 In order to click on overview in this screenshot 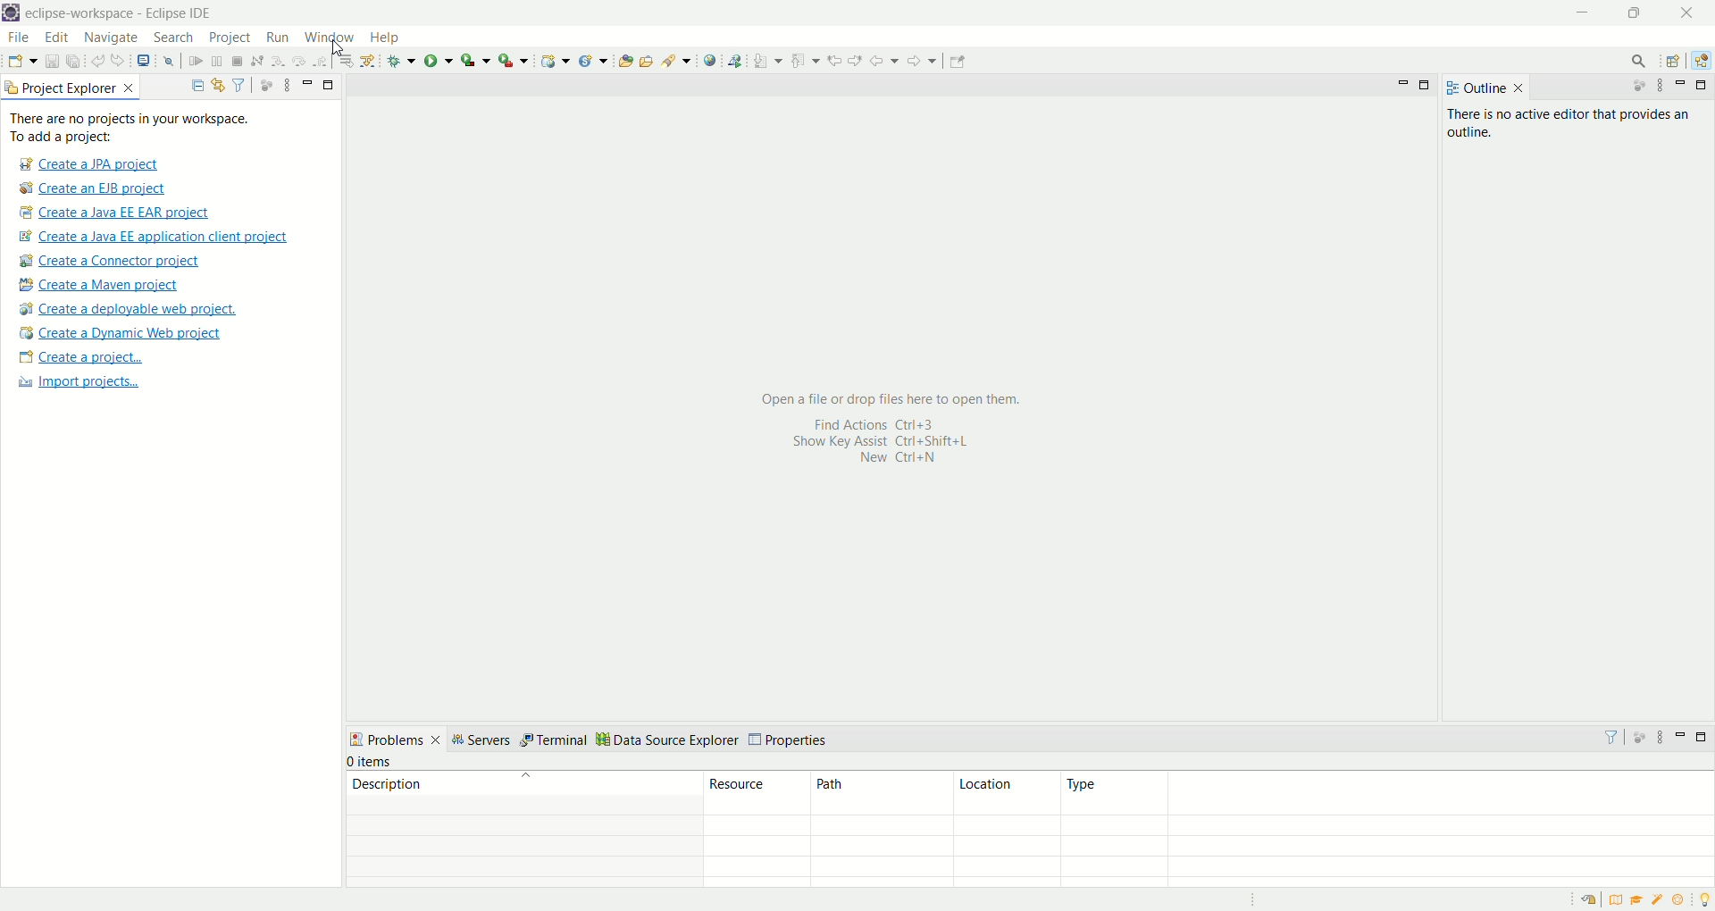, I will do `click(1619, 899)`.